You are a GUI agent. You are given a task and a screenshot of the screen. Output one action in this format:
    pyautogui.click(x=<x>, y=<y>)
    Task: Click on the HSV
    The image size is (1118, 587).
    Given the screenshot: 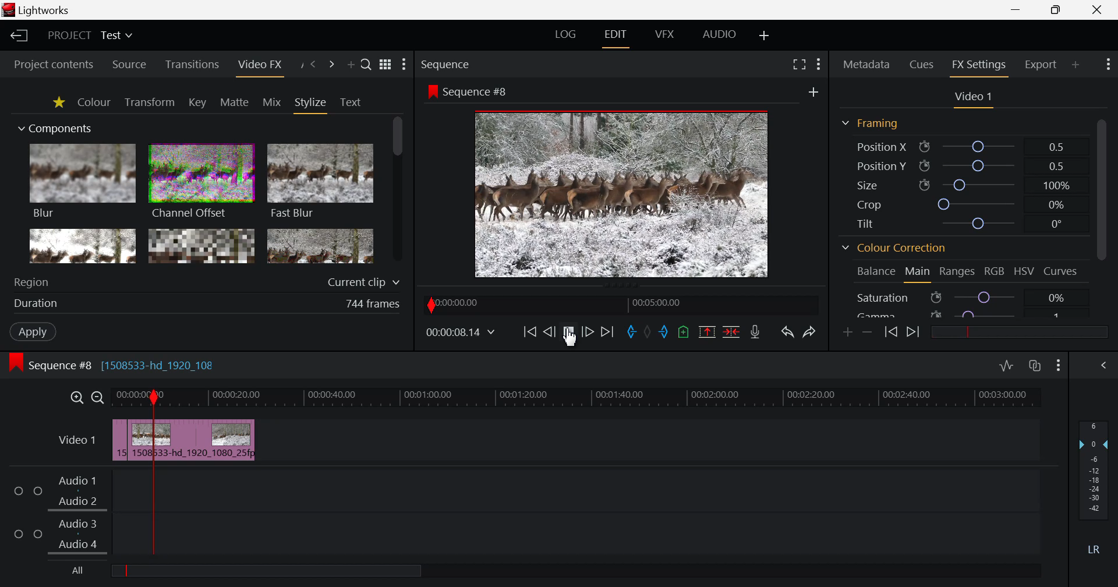 What is the action you would take?
    pyautogui.click(x=1026, y=272)
    